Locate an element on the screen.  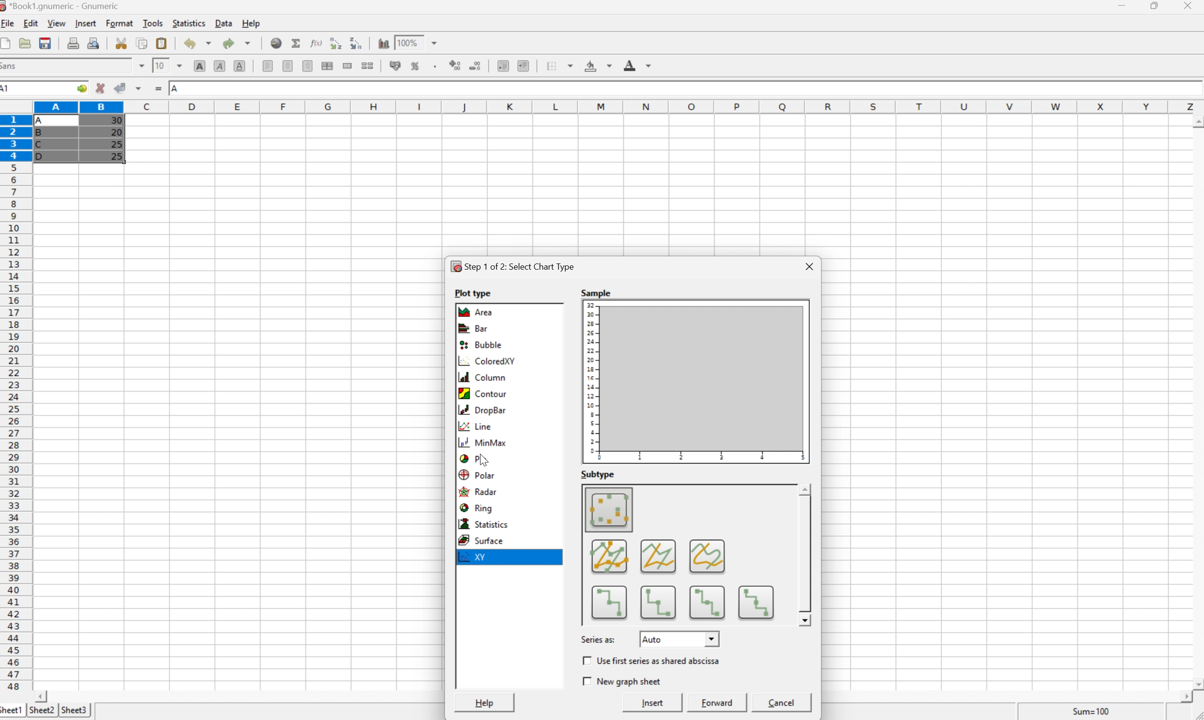
Sans is located at coordinates (11, 65).